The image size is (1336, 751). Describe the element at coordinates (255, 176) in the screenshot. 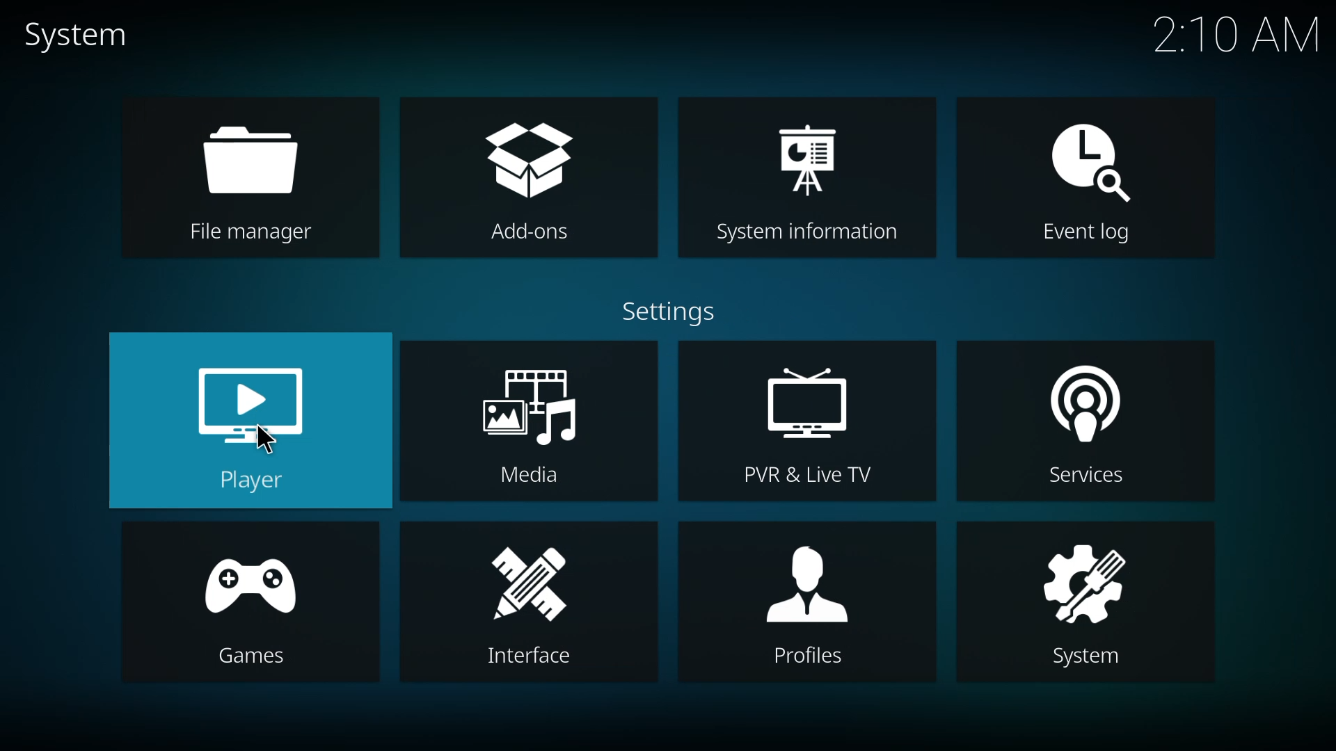

I see `file manager` at that location.